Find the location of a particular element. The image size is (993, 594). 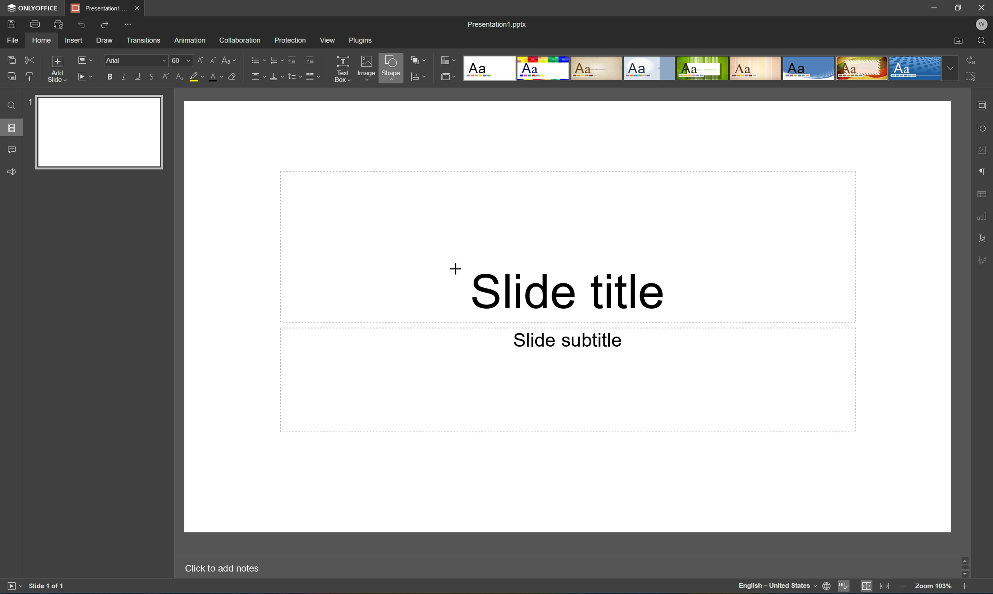

slide title is located at coordinates (569, 289).